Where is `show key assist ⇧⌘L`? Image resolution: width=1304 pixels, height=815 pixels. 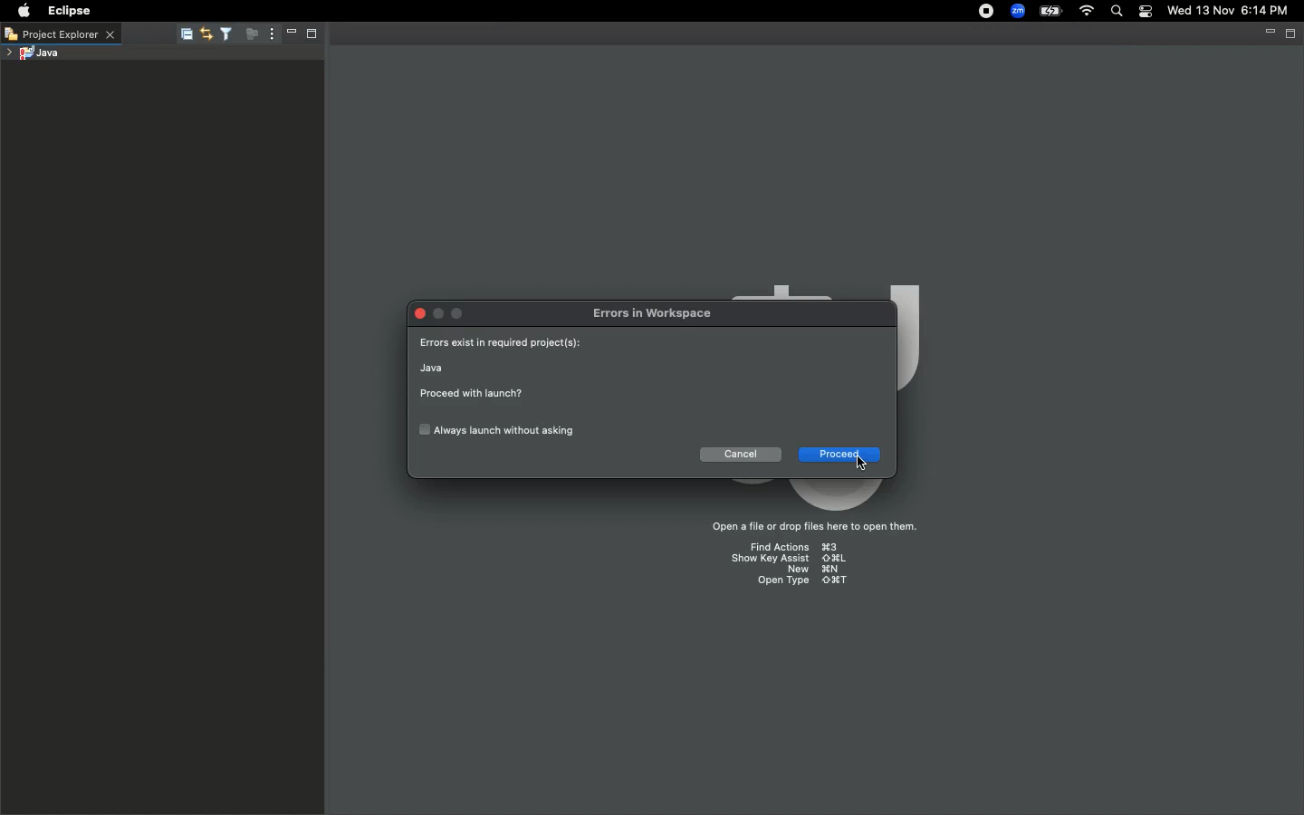
show key assist ⇧⌘L is located at coordinates (789, 559).